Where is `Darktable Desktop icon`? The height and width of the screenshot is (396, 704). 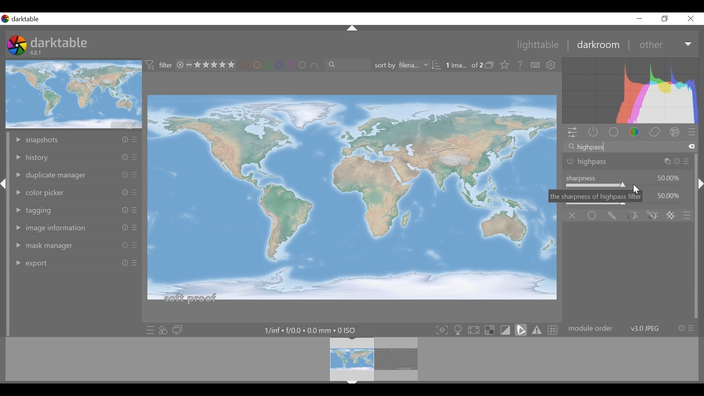
Darktable Desktop icon is located at coordinates (16, 45).